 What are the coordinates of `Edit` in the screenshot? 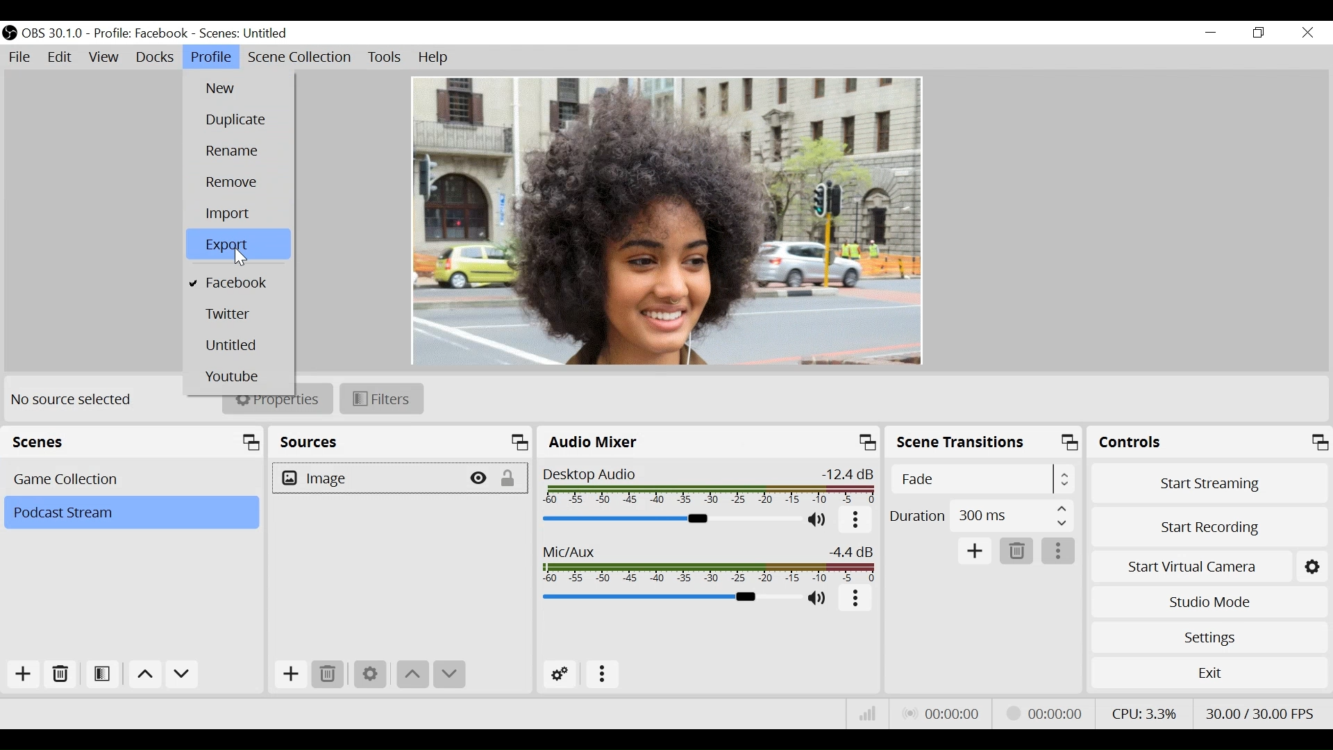 It's located at (62, 58).